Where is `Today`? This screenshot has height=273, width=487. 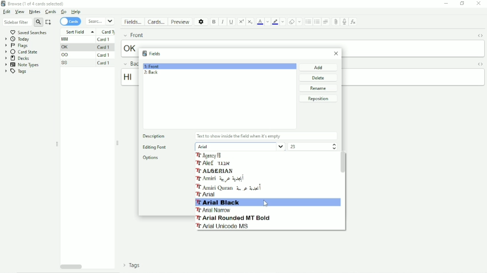 Today is located at coordinates (18, 39).